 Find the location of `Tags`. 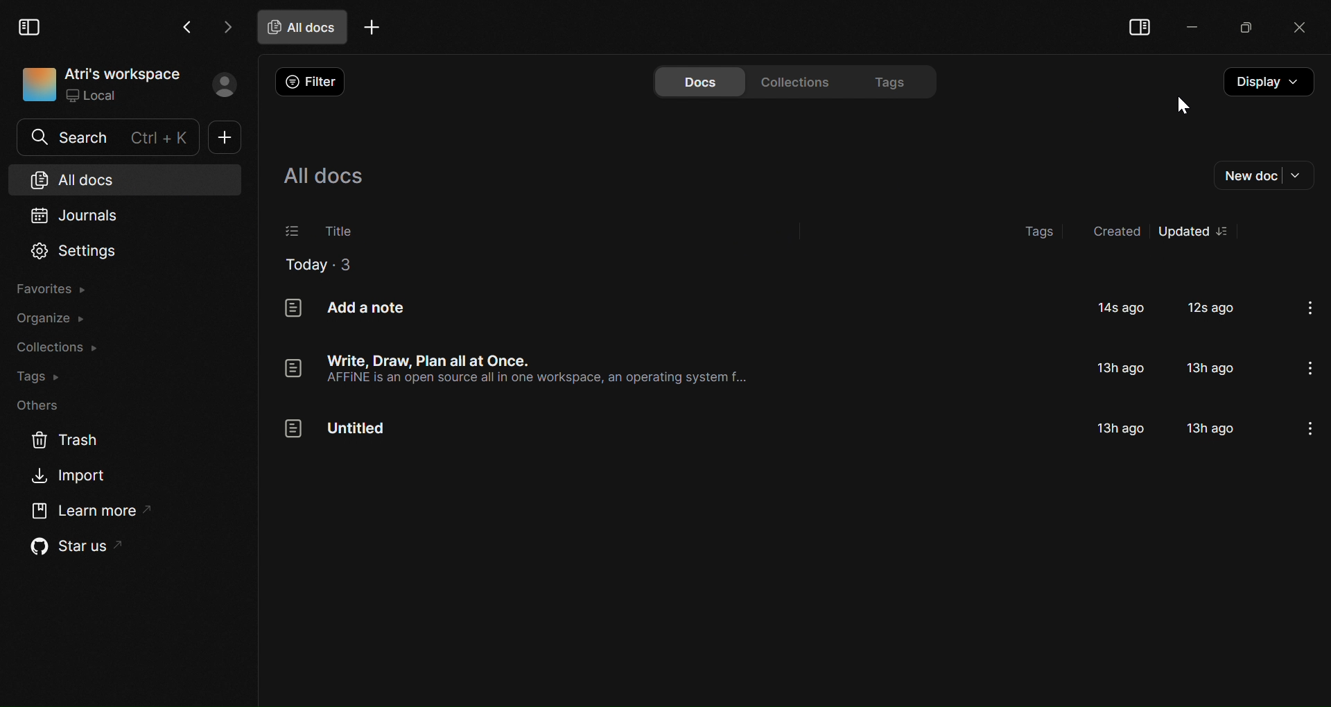

Tags is located at coordinates (1041, 232).